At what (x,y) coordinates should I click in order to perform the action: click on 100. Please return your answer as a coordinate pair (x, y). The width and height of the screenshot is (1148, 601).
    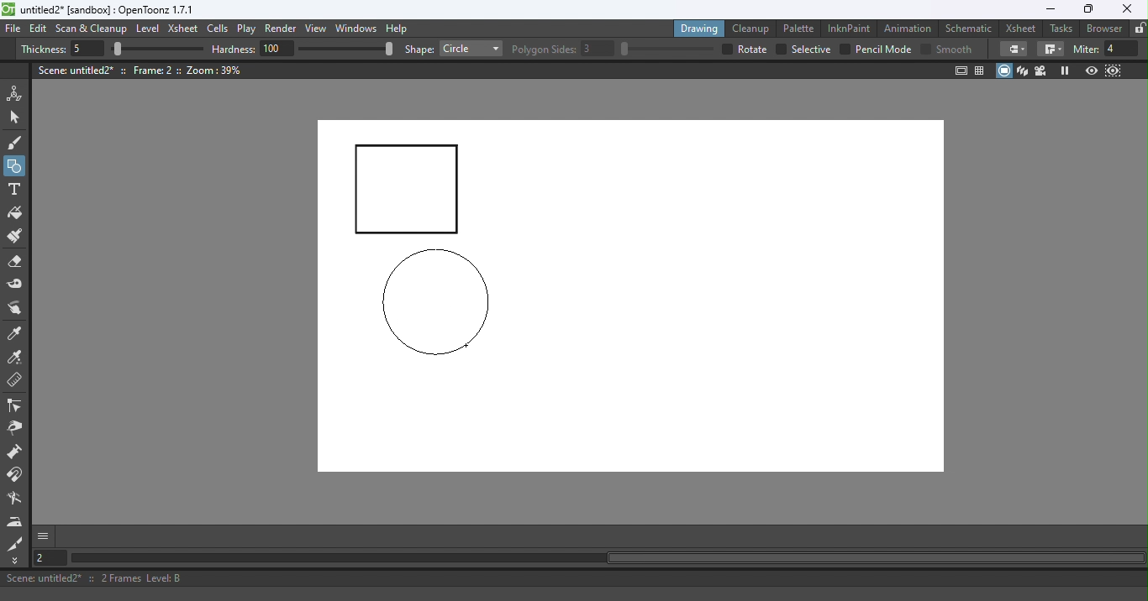
    Looking at the image, I should click on (277, 48).